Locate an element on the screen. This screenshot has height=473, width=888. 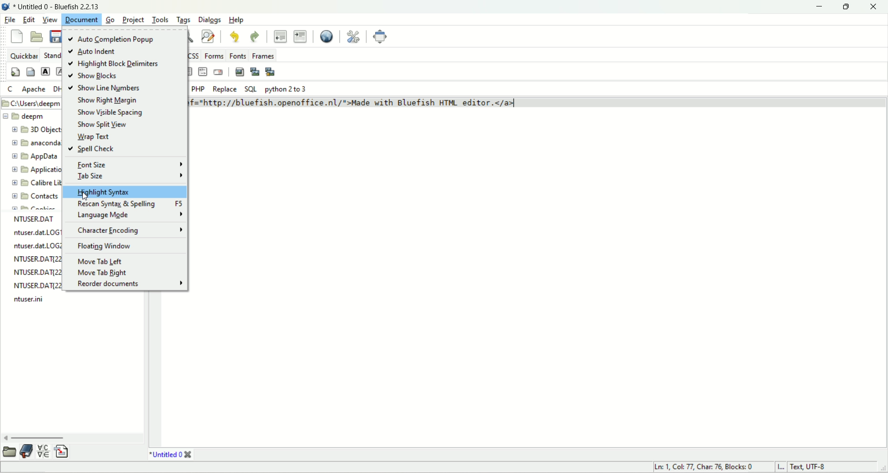
close is located at coordinates (873, 7).